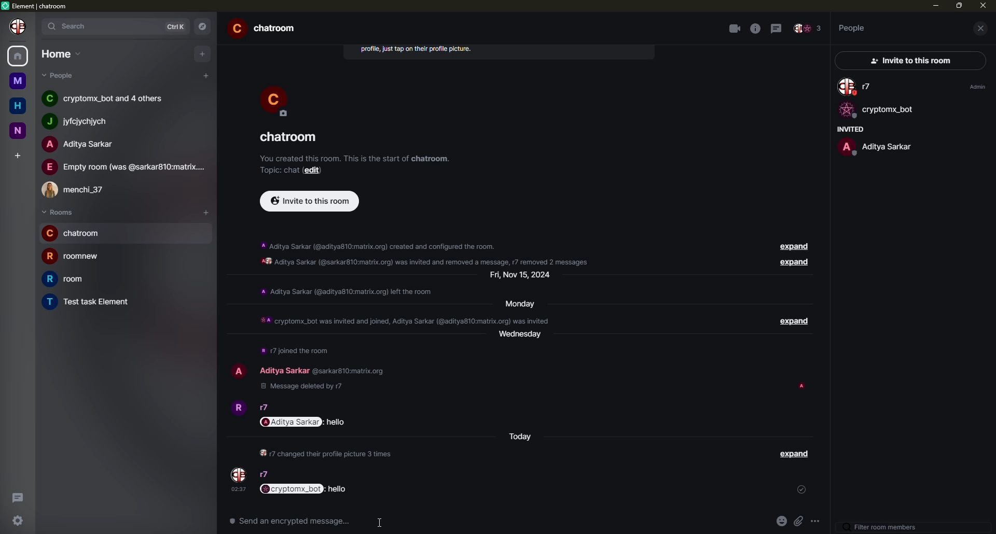 The height and width of the screenshot is (534, 996). Describe the element at coordinates (802, 491) in the screenshot. I see `sent` at that location.